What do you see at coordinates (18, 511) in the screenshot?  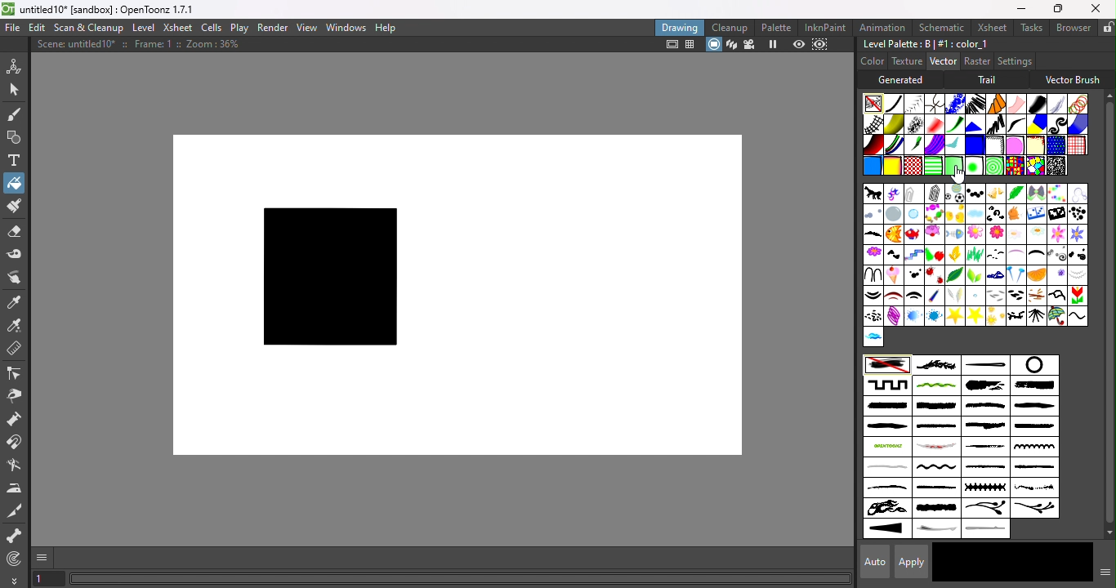 I see `Cutter tool` at bounding box center [18, 511].